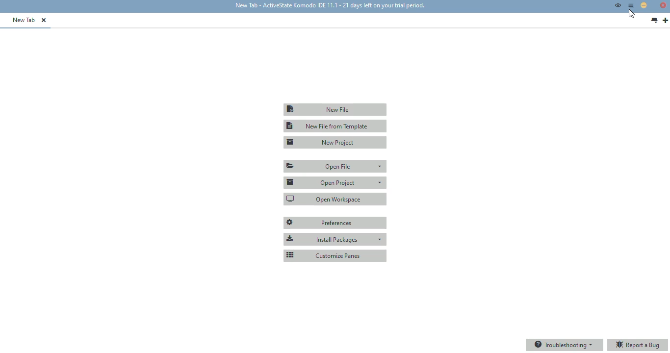 The image size is (670, 353). Describe the element at coordinates (663, 5) in the screenshot. I see `close` at that location.